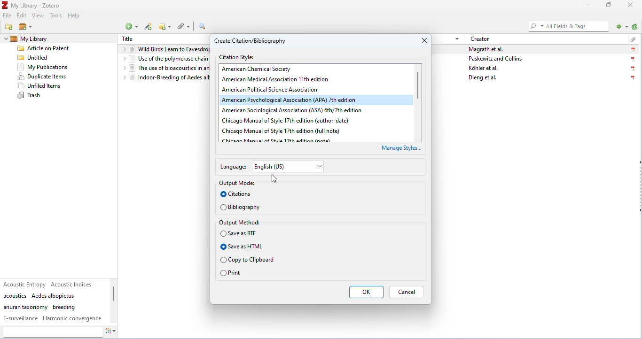  I want to click on add item, so click(149, 27).